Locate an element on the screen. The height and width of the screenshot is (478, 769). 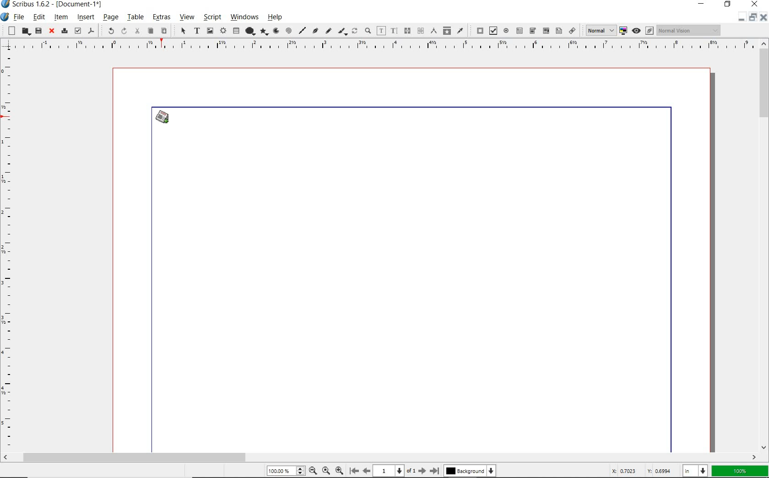
item is located at coordinates (61, 18).